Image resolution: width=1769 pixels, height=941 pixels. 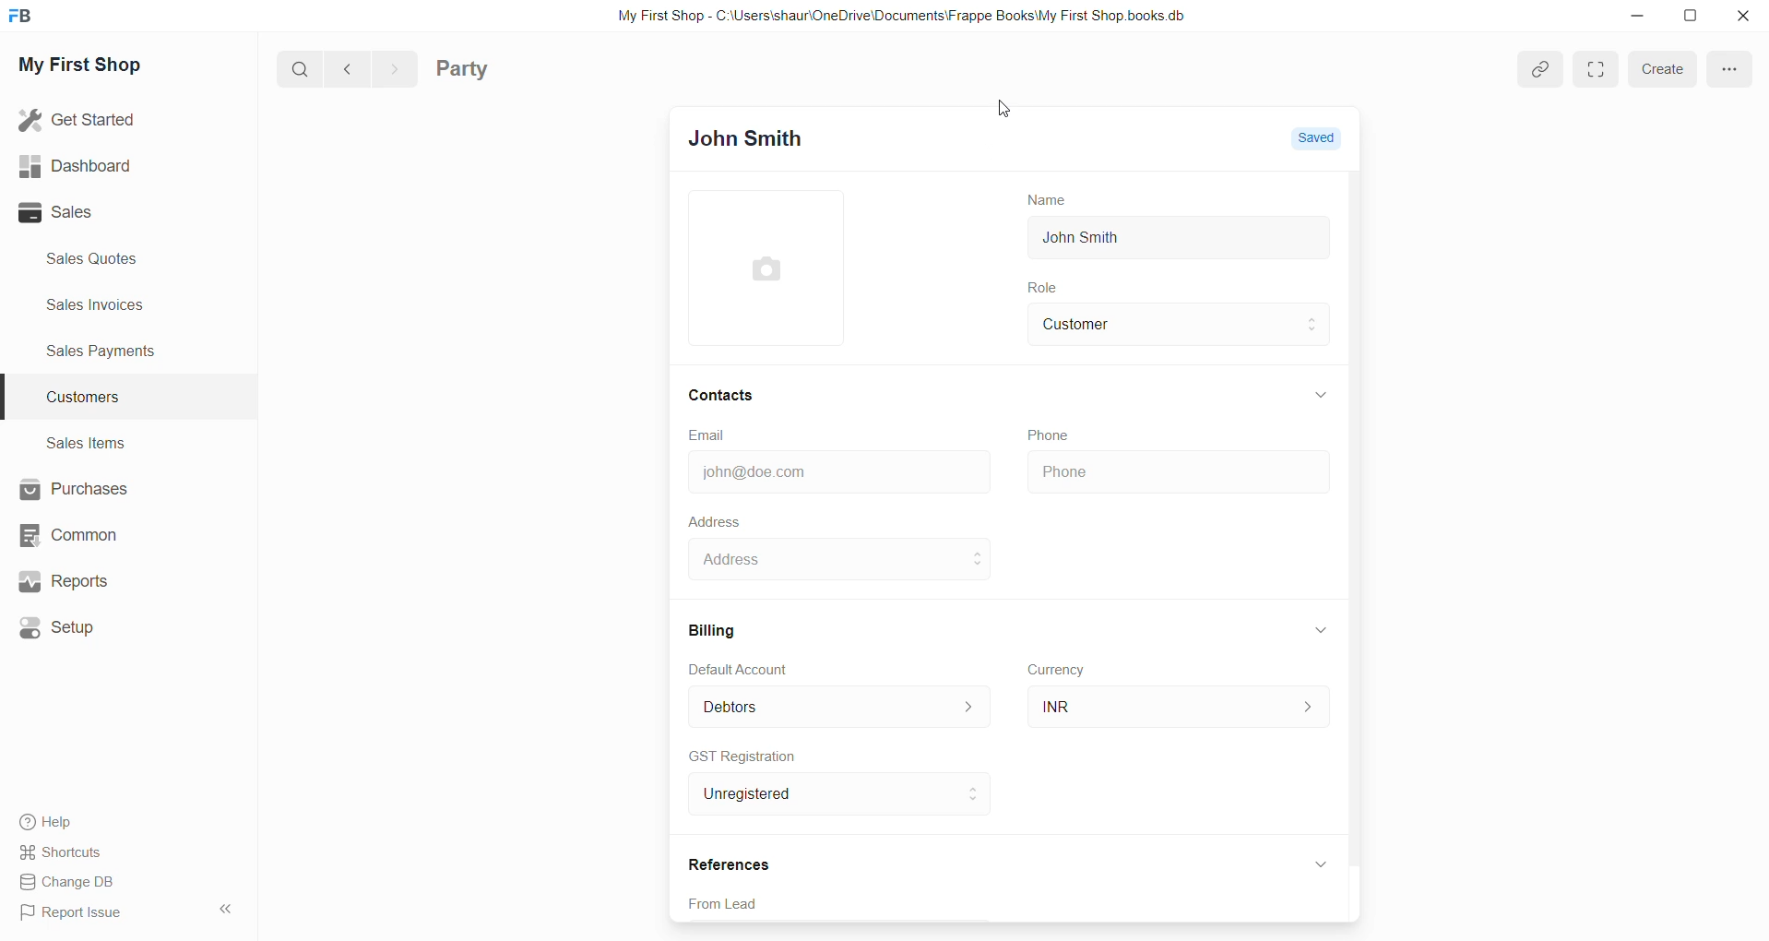 What do you see at coordinates (102, 258) in the screenshot?
I see `sales quote` at bounding box center [102, 258].